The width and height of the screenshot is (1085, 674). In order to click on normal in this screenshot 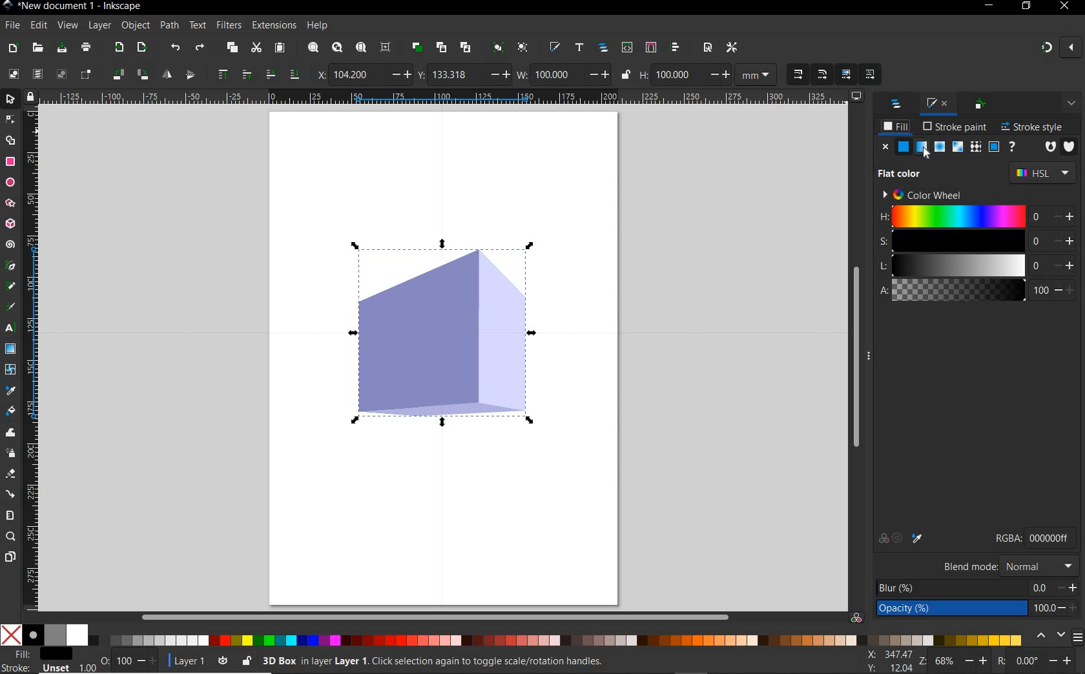, I will do `click(1038, 566)`.